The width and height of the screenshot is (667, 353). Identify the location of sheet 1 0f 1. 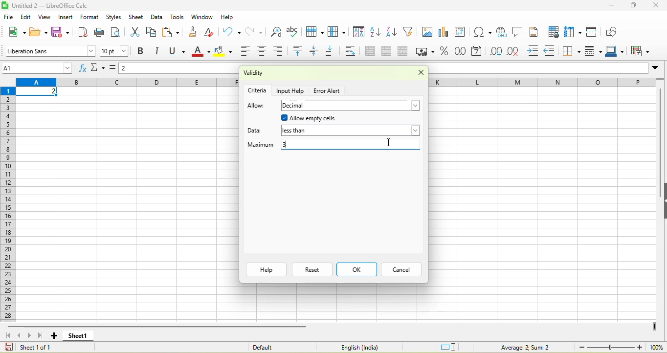
(33, 347).